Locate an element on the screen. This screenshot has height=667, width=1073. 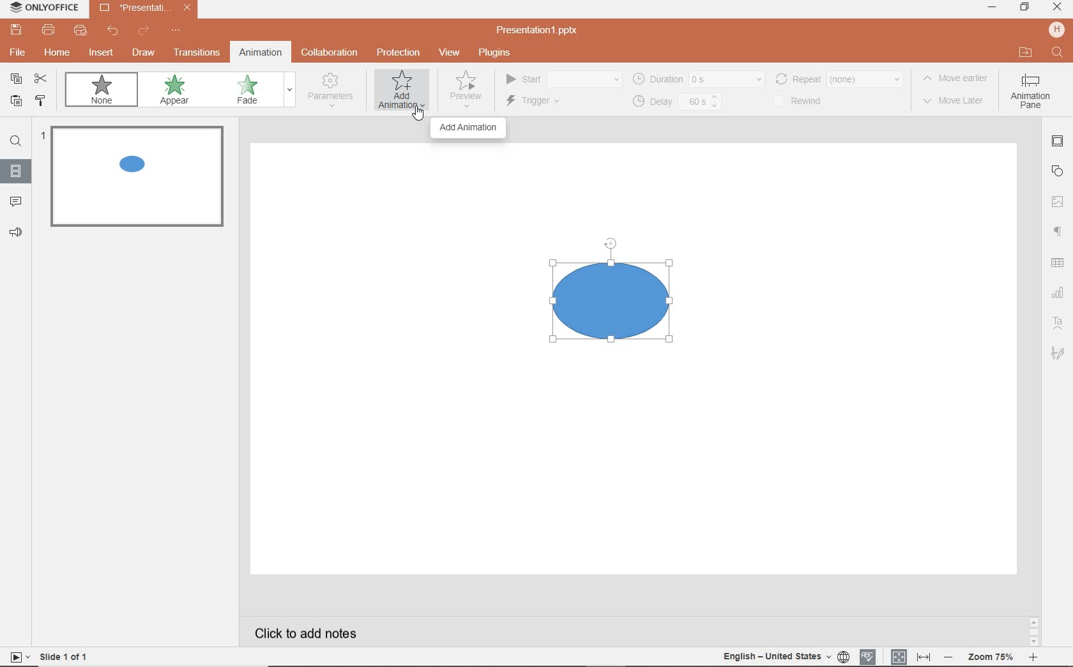
HP is located at coordinates (1056, 31).